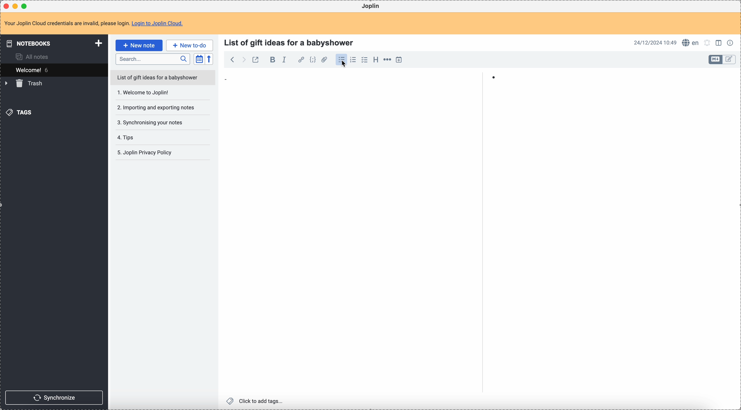 The width and height of the screenshot is (741, 410). What do you see at coordinates (301, 60) in the screenshot?
I see `hyperlink` at bounding box center [301, 60].